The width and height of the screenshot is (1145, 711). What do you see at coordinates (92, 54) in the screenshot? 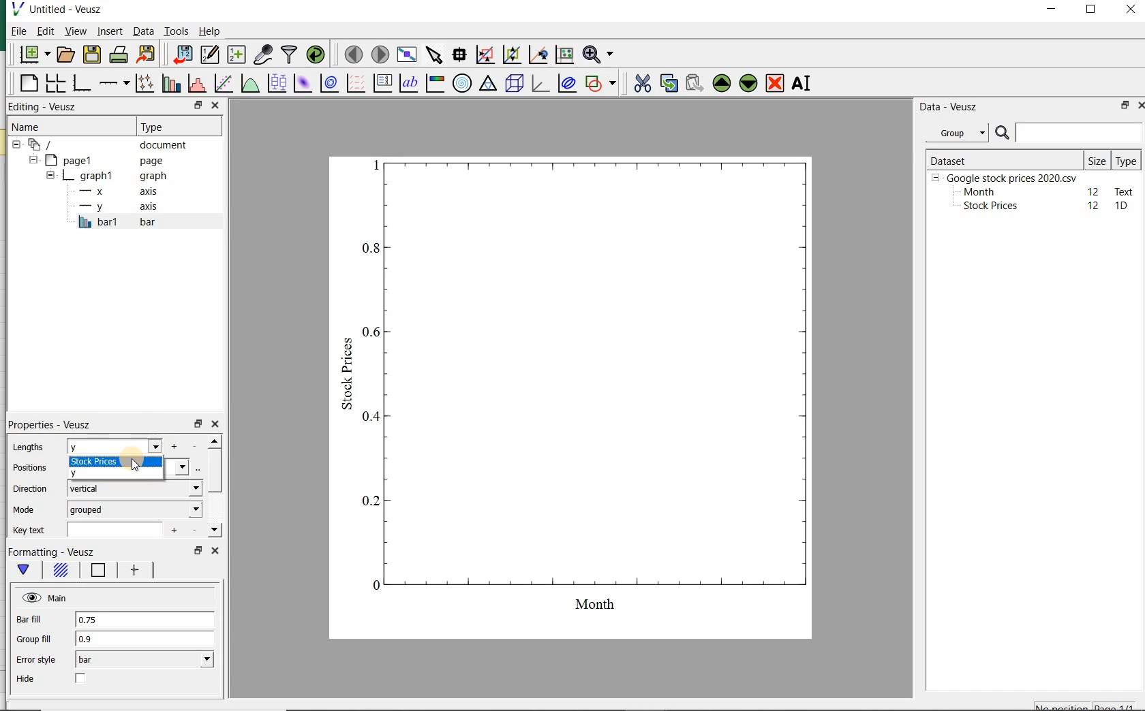
I see `save the document` at bounding box center [92, 54].